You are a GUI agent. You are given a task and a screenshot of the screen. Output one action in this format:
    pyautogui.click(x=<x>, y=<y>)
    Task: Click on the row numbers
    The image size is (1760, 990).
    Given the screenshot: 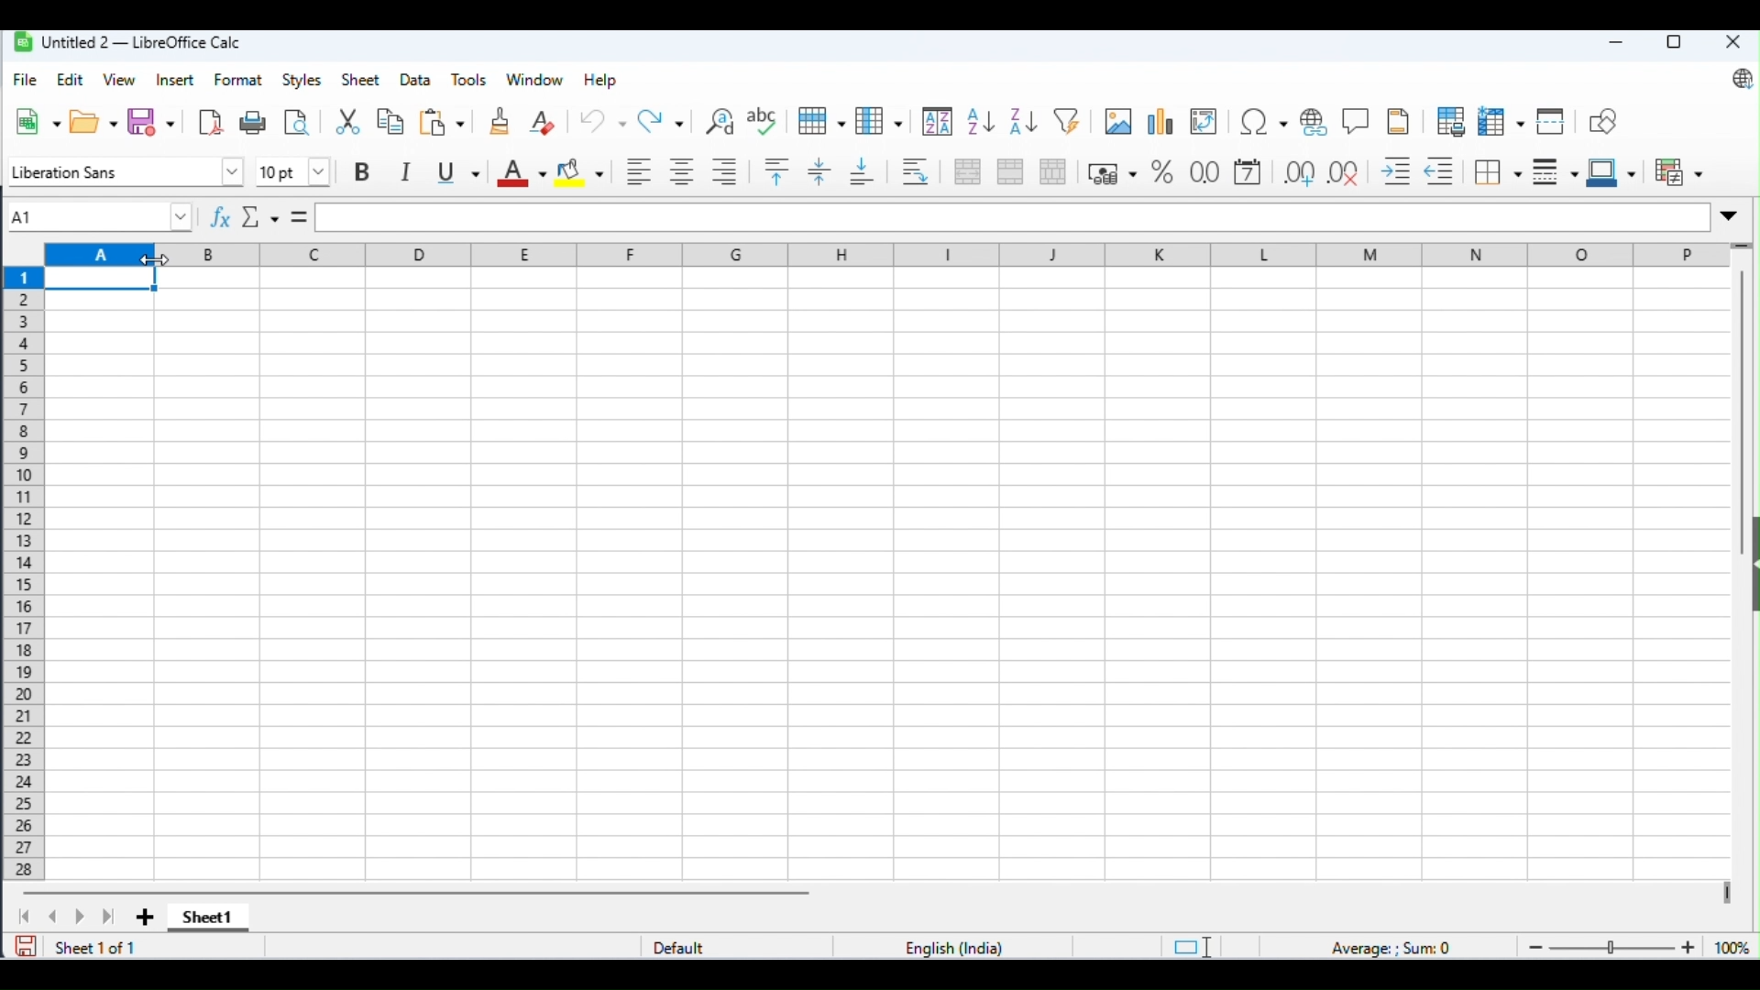 What is the action you would take?
    pyautogui.click(x=22, y=573)
    